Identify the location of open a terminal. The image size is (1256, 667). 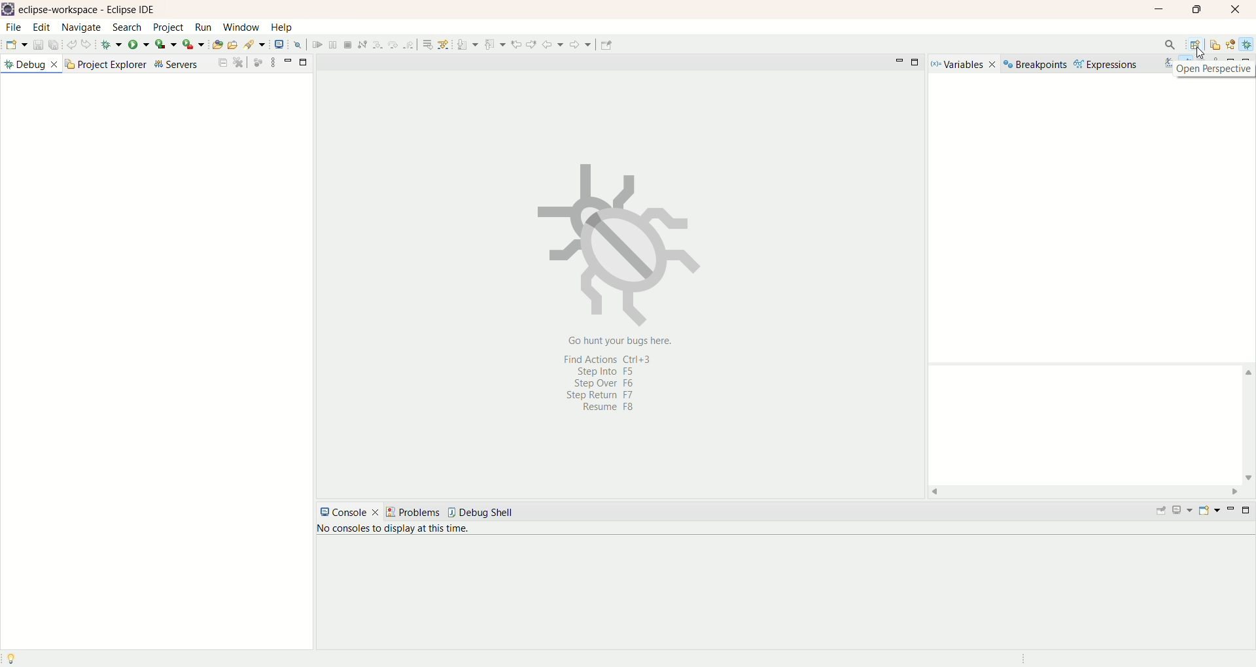
(373, 44).